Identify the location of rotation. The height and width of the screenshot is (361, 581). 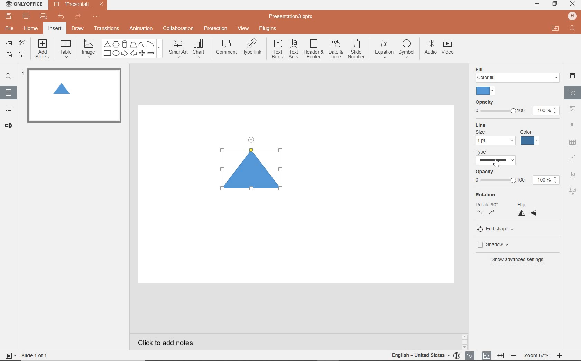
(486, 204).